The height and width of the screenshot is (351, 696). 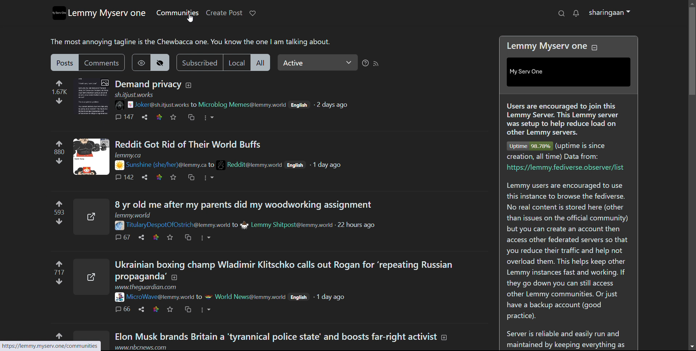 I want to click on scroll up, so click(x=692, y=3).